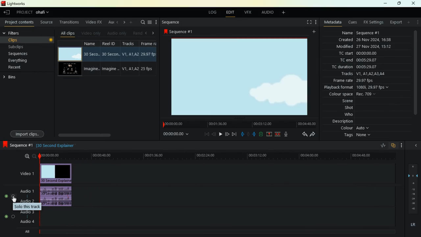 The height and width of the screenshot is (237, 421). Describe the element at coordinates (93, 33) in the screenshot. I see `video only` at that location.